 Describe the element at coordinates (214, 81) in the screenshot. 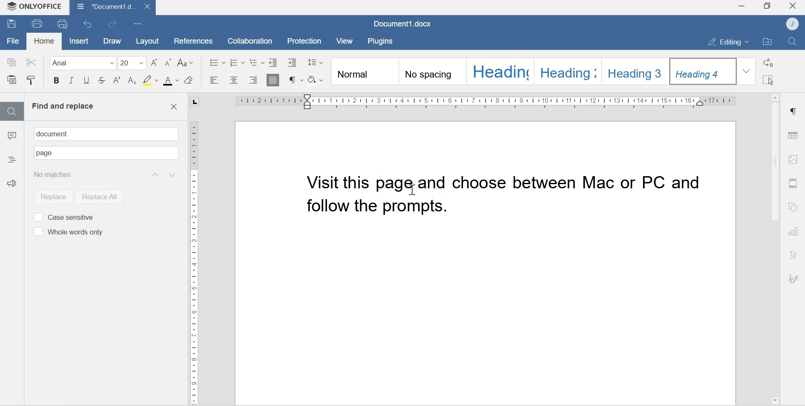

I see `Align left` at that location.